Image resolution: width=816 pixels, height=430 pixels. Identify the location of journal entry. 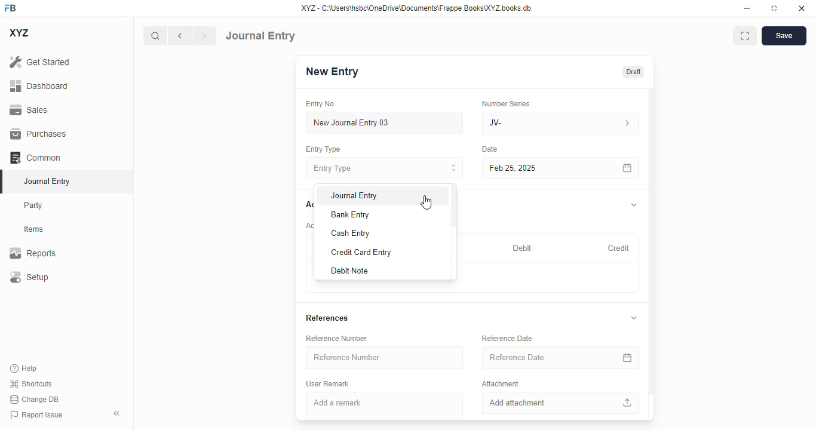
(46, 181).